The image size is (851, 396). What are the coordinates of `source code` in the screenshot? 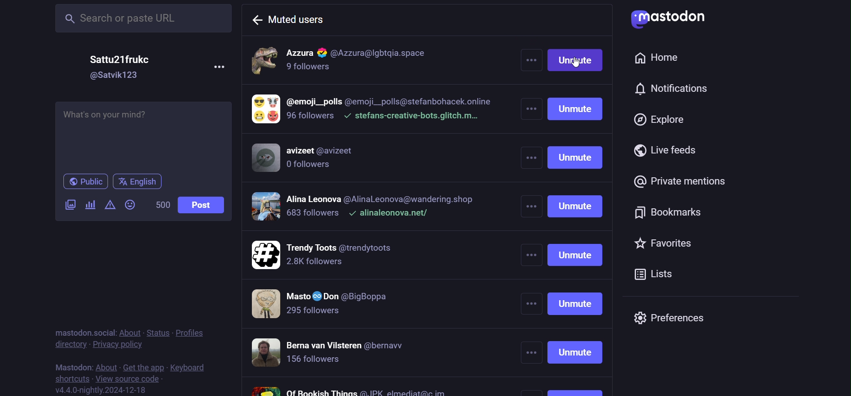 It's located at (131, 379).